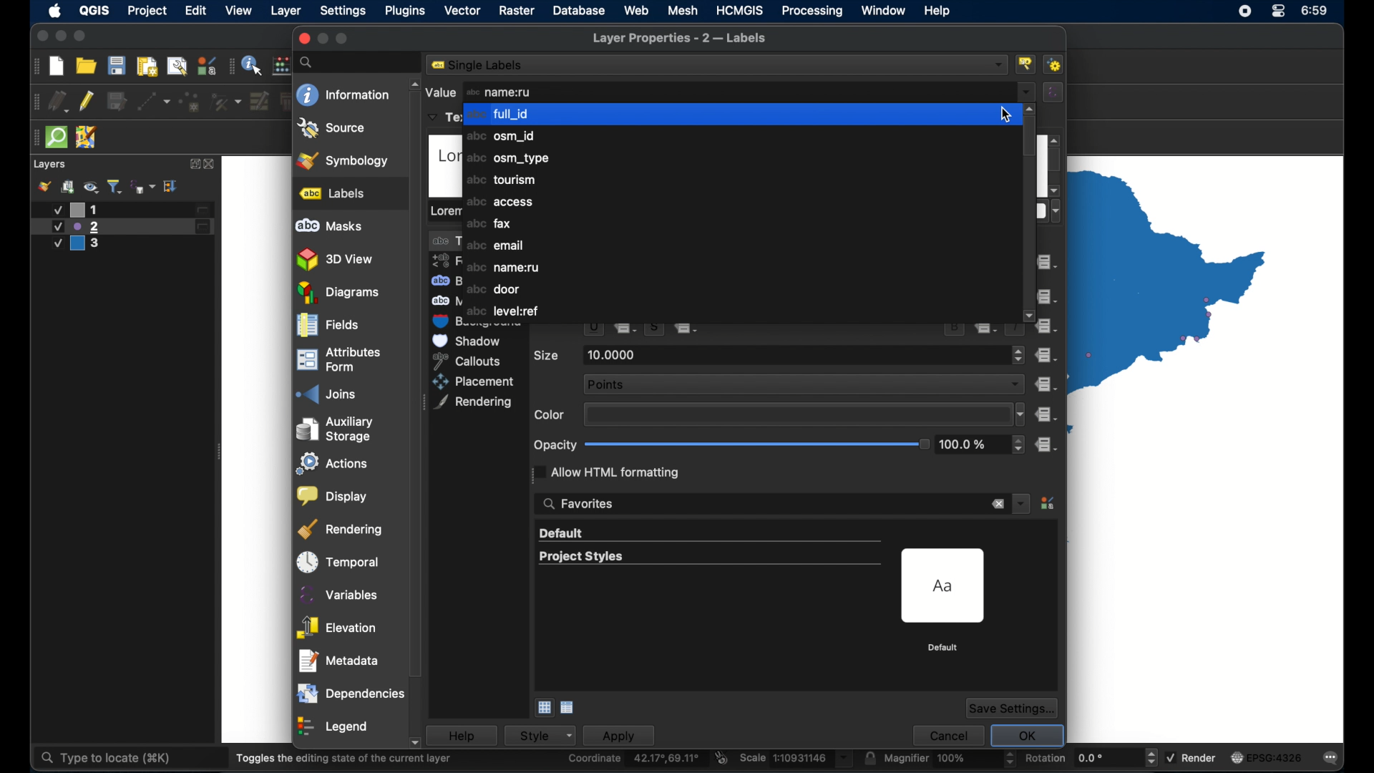  Describe the element at coordinates (507, 160) in the screenshot. I see `osm_type` at that location.